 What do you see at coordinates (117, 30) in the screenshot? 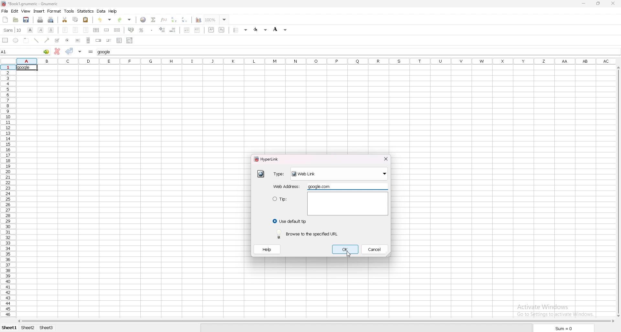
I see `split merged cell` at bounding box center [117, 30].